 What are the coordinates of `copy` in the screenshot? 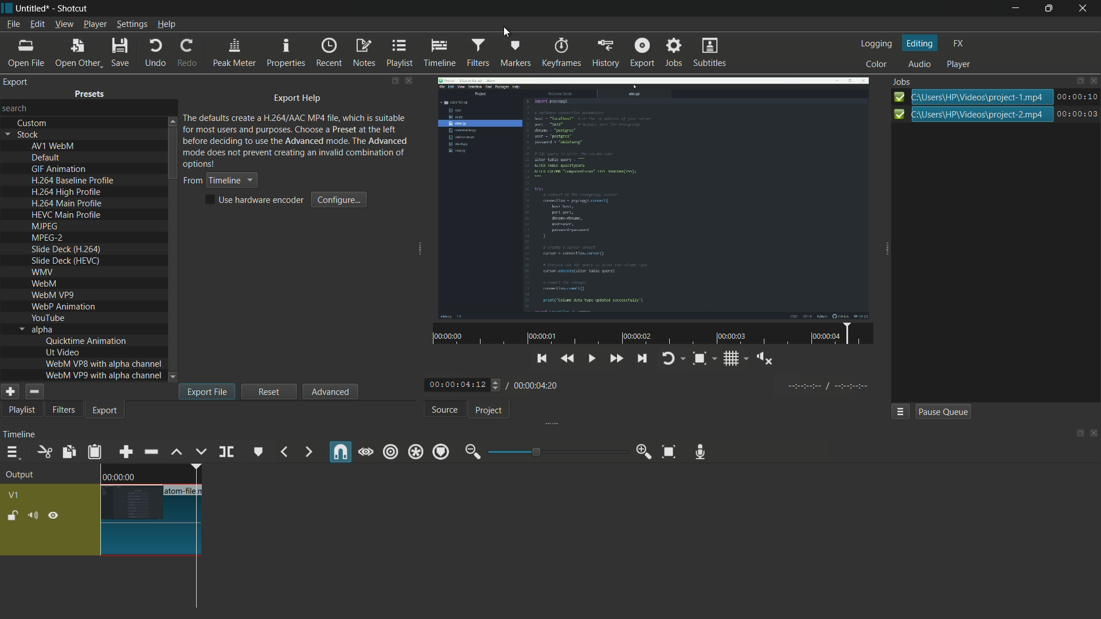 It's located at (67, 452).